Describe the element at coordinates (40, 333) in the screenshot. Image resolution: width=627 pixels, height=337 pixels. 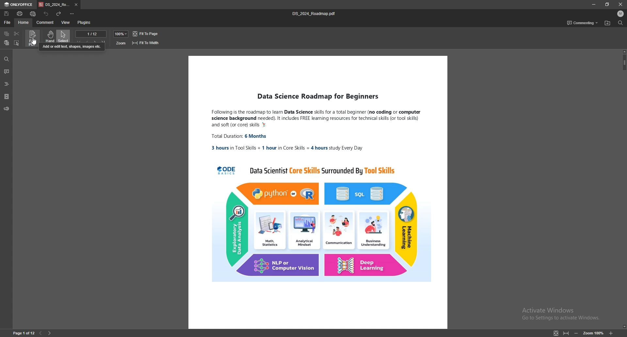
I see `previous page` at that location.